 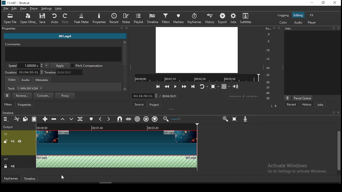 I want to click on file, so click(x=6, y=8).